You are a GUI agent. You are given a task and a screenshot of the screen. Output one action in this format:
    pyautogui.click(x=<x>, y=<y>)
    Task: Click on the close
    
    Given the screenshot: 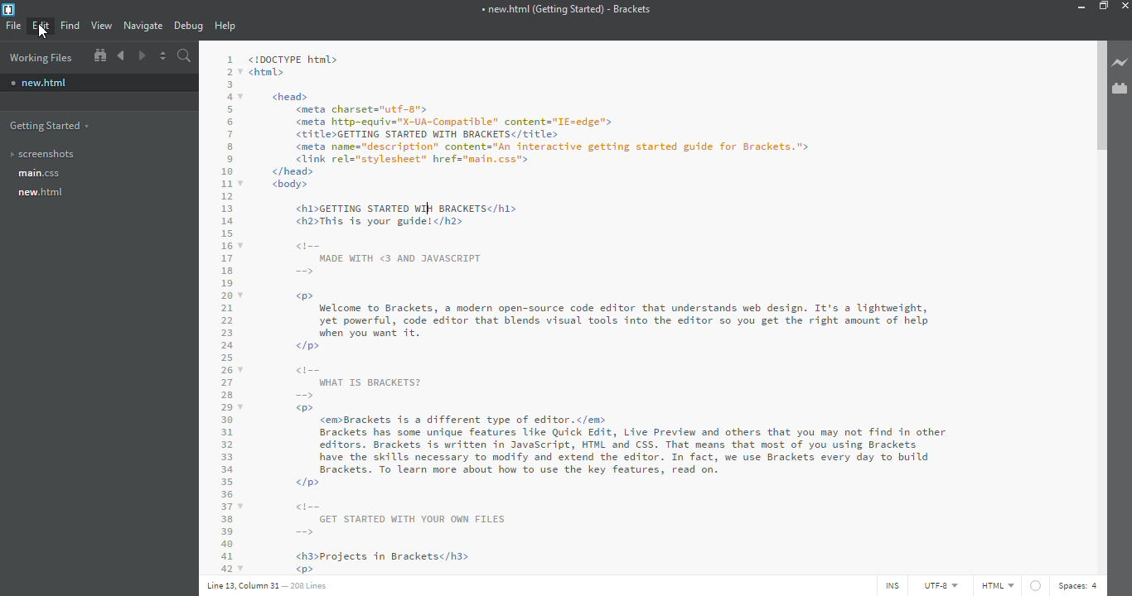 What is the action you would take?
    pyautogui.click(x=1127, y=5)
    